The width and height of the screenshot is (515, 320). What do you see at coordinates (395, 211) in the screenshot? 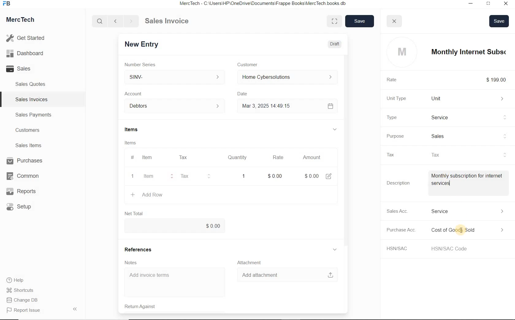
I see `Sales Acc.` at bounding box center [395, 211].